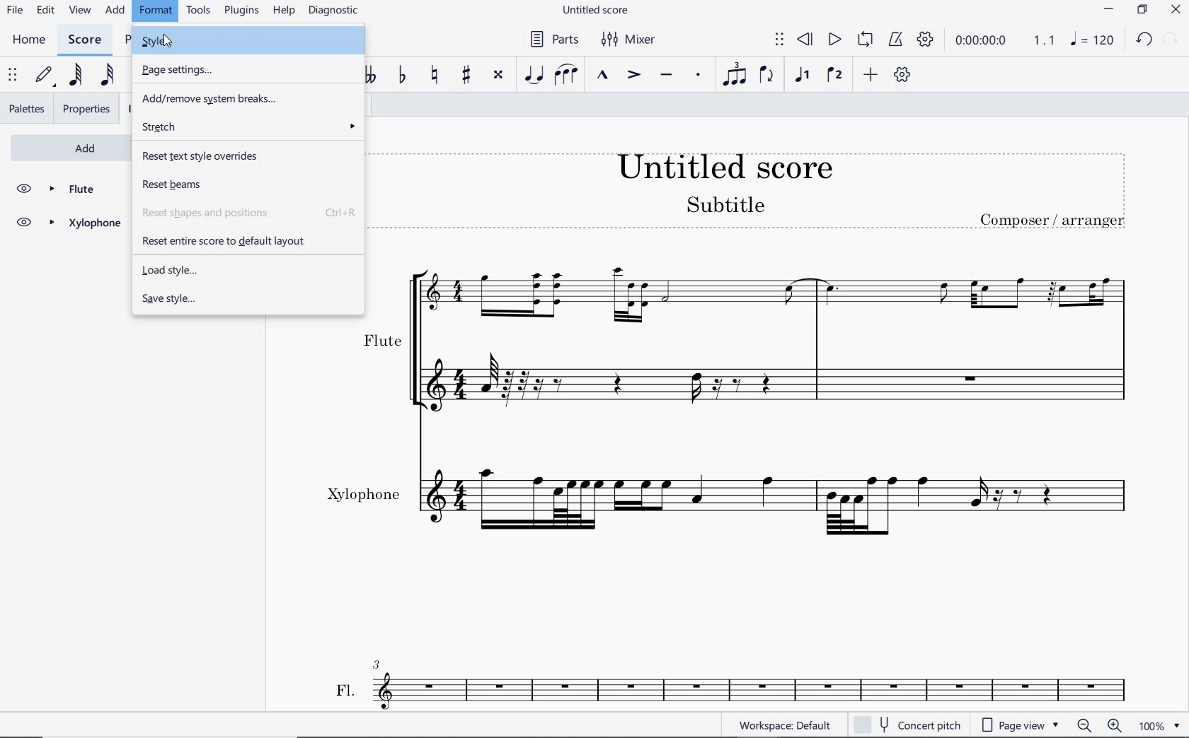 This screenshot has width=1189, height=738. I want to click on SELECT TO MOVE, so click(13, 76).